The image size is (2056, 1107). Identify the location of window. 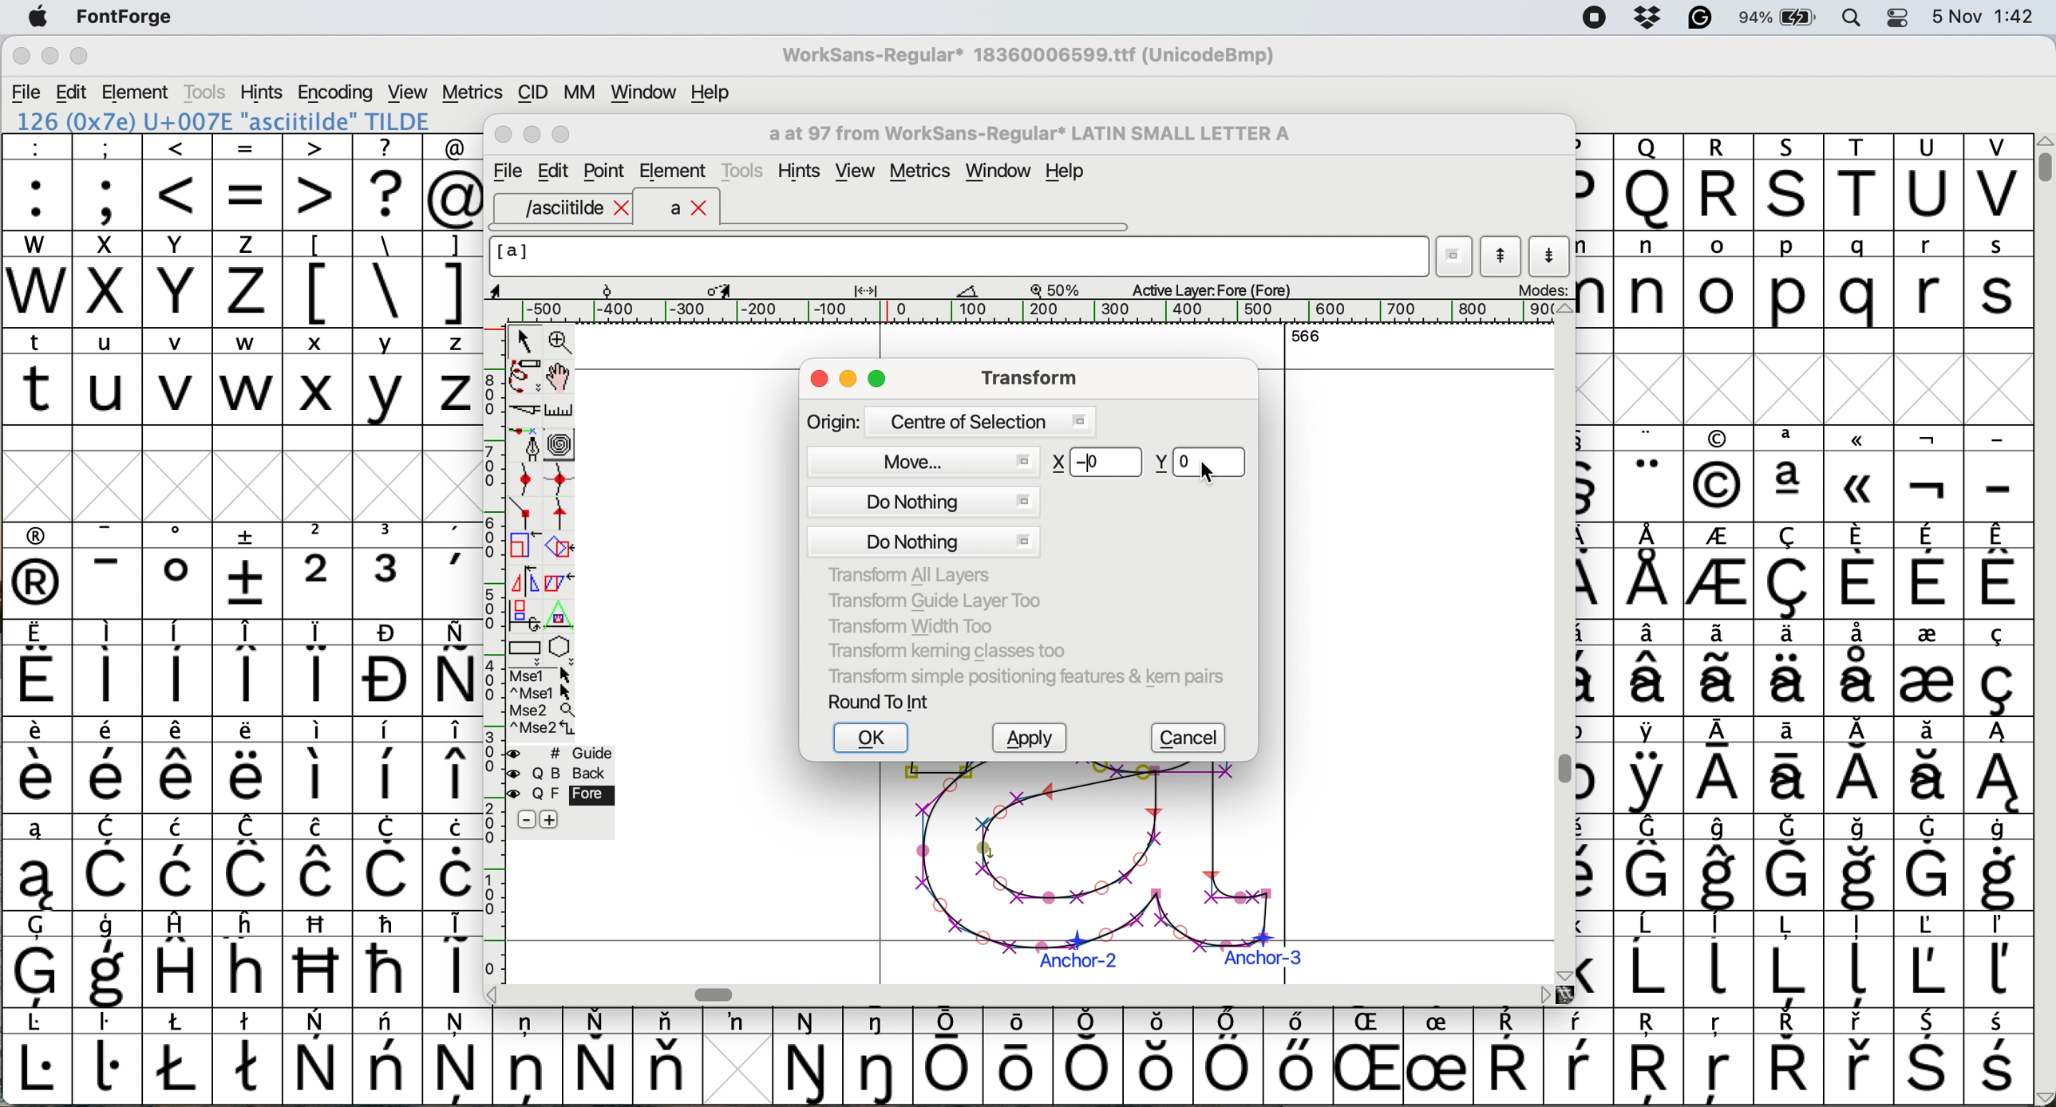
(1002, 172).